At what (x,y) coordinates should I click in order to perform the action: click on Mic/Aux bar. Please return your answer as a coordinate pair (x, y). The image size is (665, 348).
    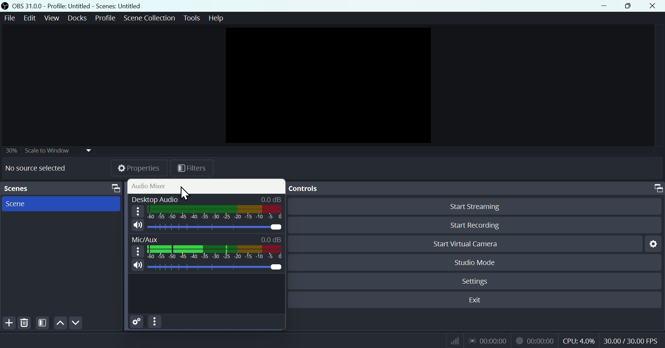
    Looking at the image, I should click on (215, 251).